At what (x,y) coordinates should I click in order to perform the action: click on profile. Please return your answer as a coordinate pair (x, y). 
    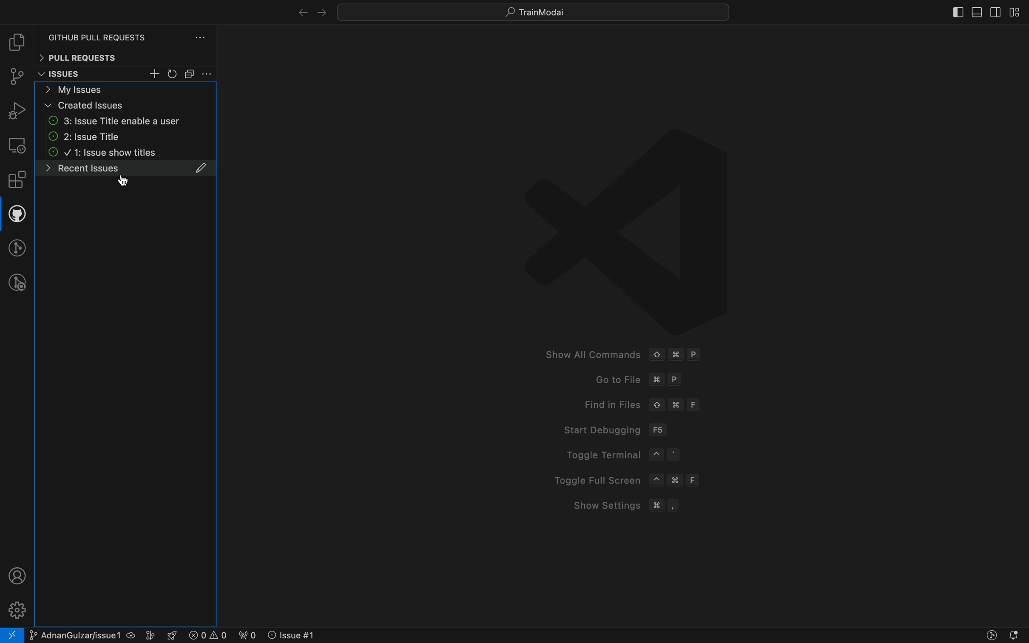
    Looking at the image, I should click on (14, 576).